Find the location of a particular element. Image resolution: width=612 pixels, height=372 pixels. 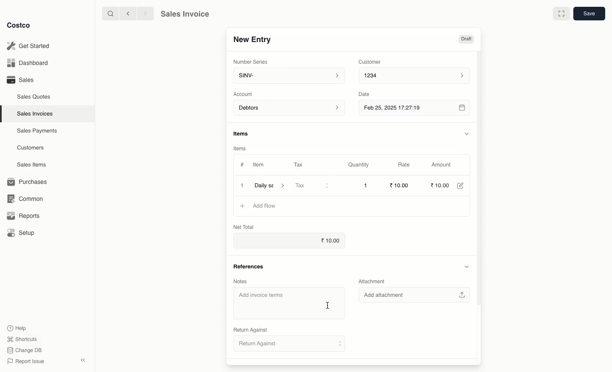

Dashboard is located at coordinates (30, 62).